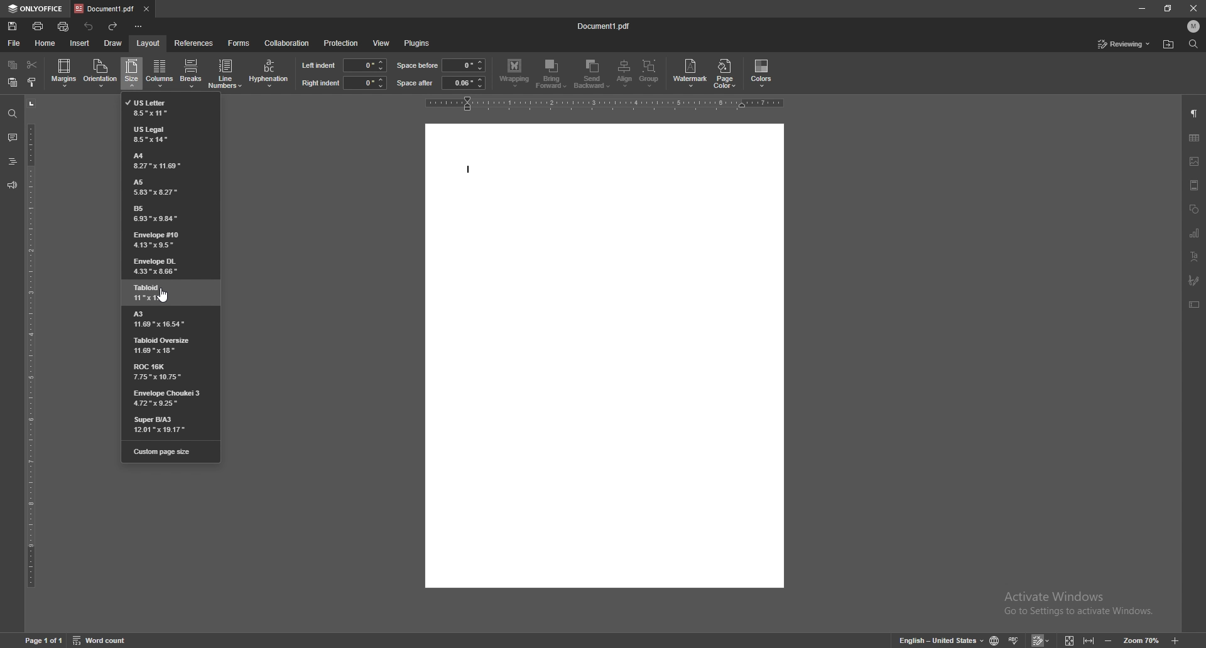 Image resolution: width=1206 pixels, height=648 pixels. What do you see at coordinates (269, 73) in the screenshot?
I see `hyphenation` at bounding box center [269, 73].